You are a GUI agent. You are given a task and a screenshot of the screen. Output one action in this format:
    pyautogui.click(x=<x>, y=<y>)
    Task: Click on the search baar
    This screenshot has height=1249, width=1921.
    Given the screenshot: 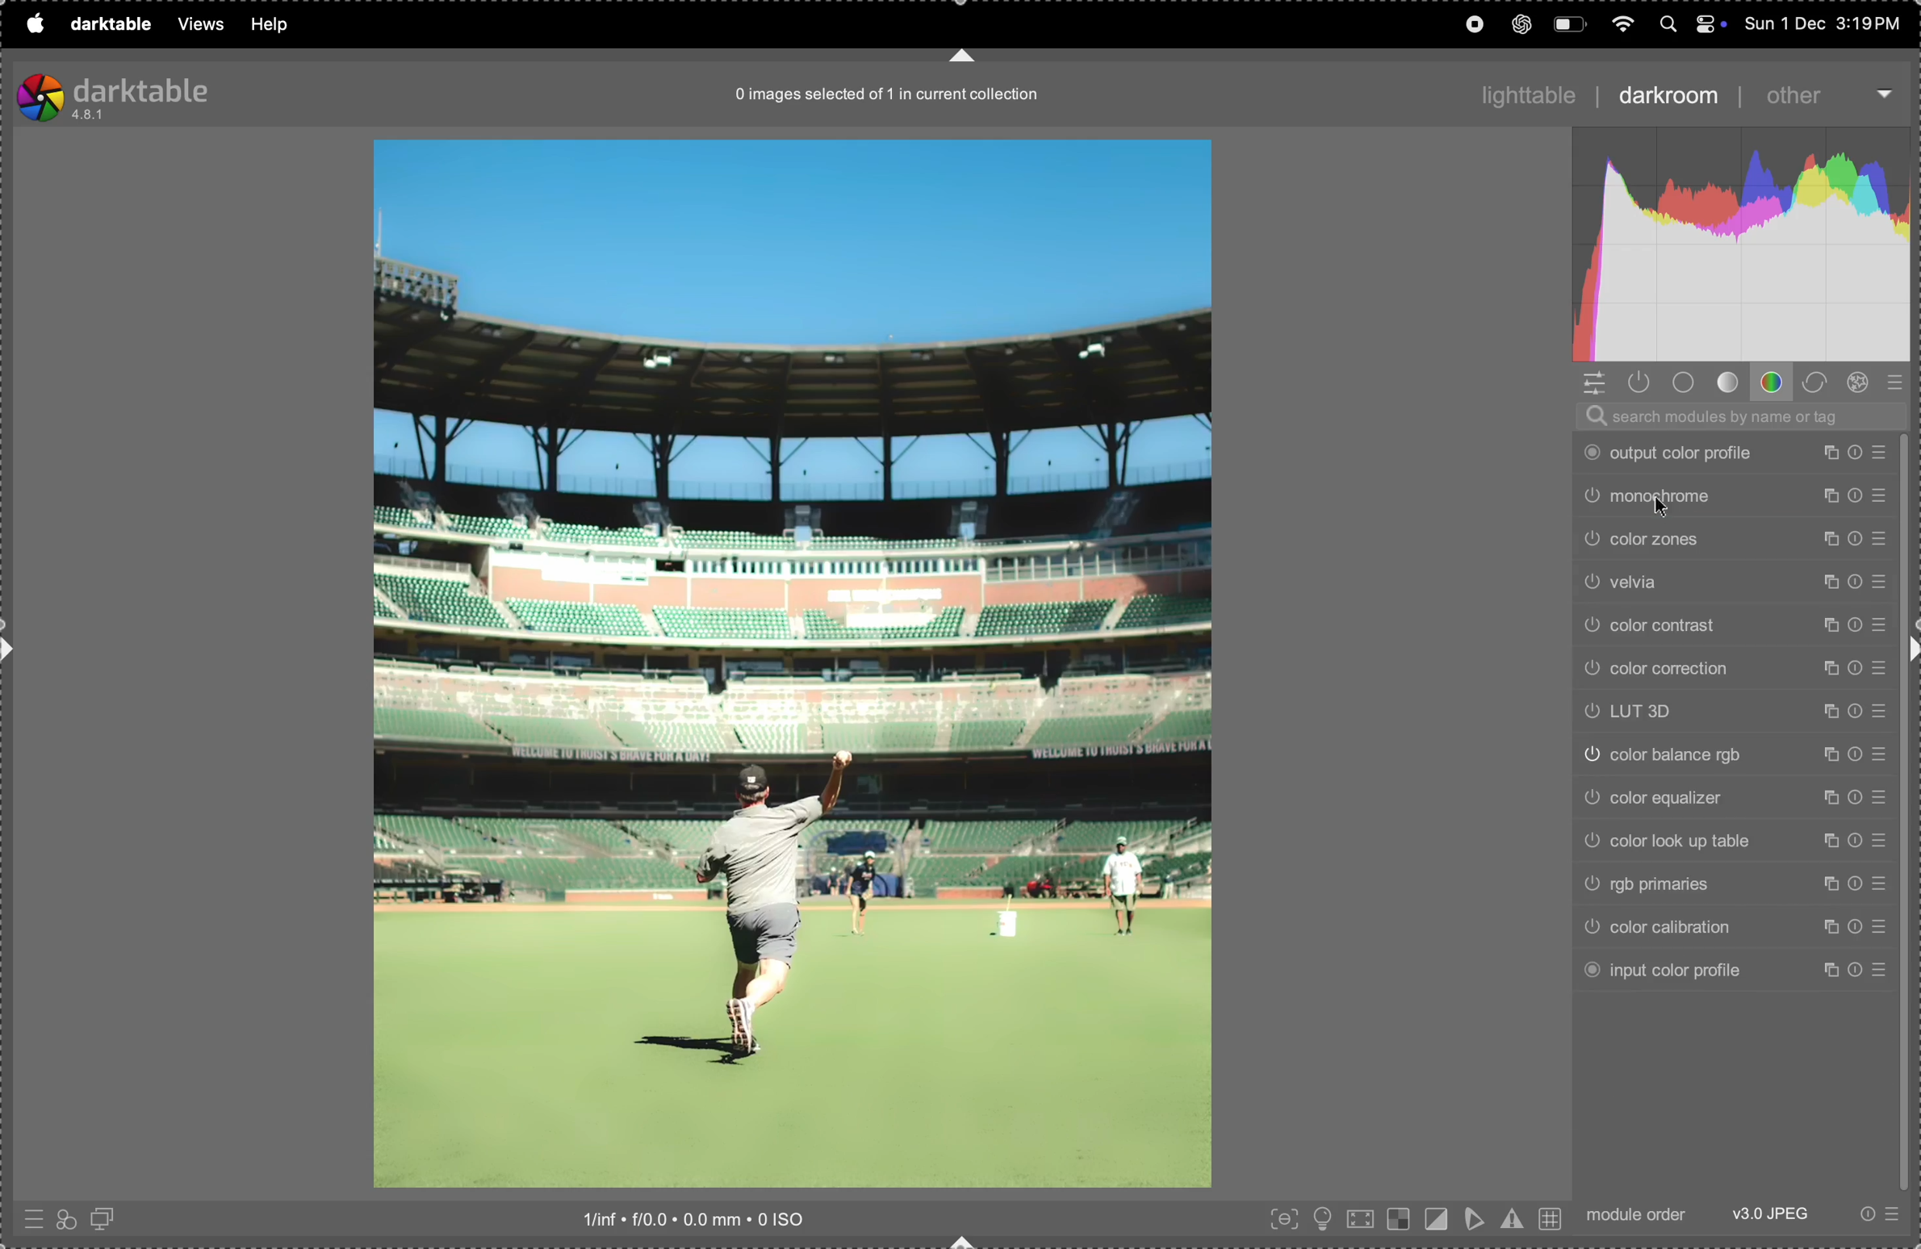 What is the action you would take?
    pyautogui.click(x=1736, y=416)
    